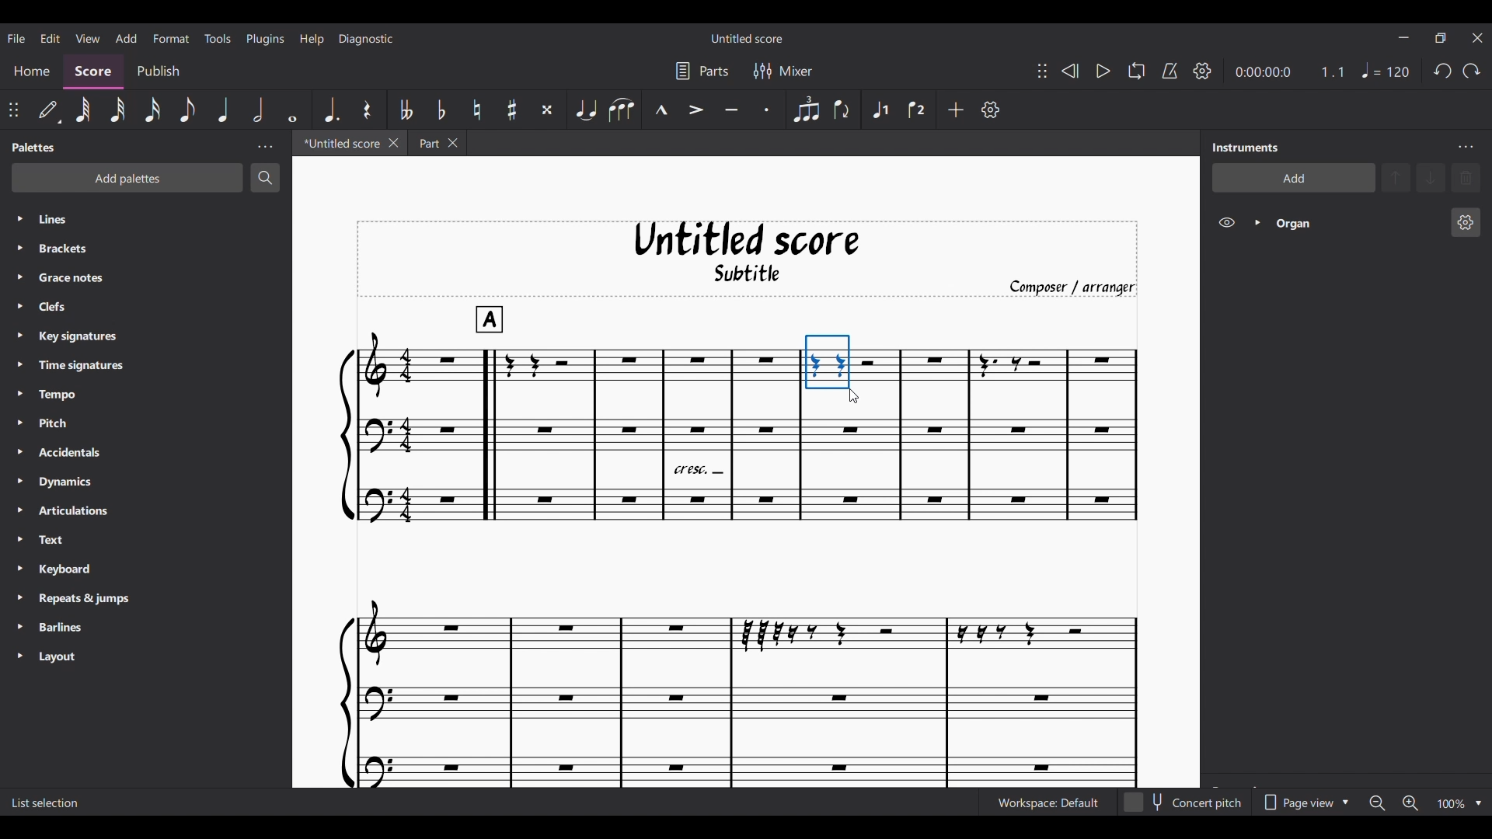 Image resolution: width=1492 pixels, height=839 pixels. I want to click on Search, so click(265, 177).